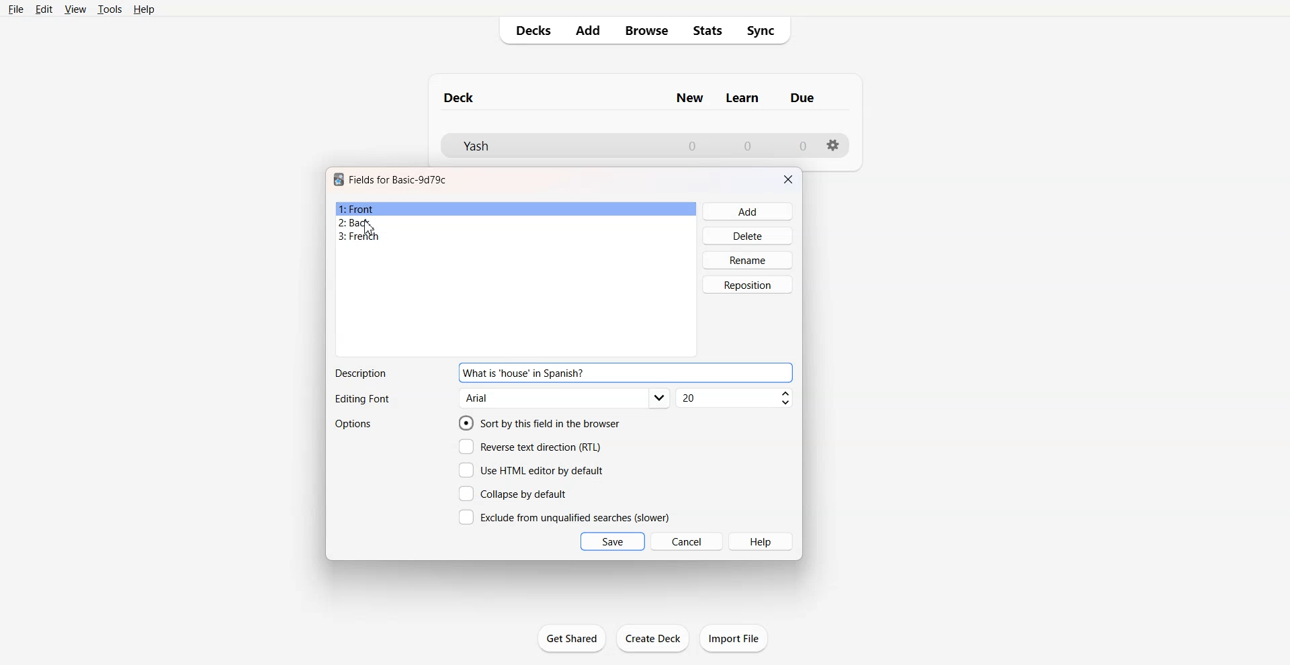 This screenshot has height=665, width=1290. I want to click on Tools, so click(110, 9).